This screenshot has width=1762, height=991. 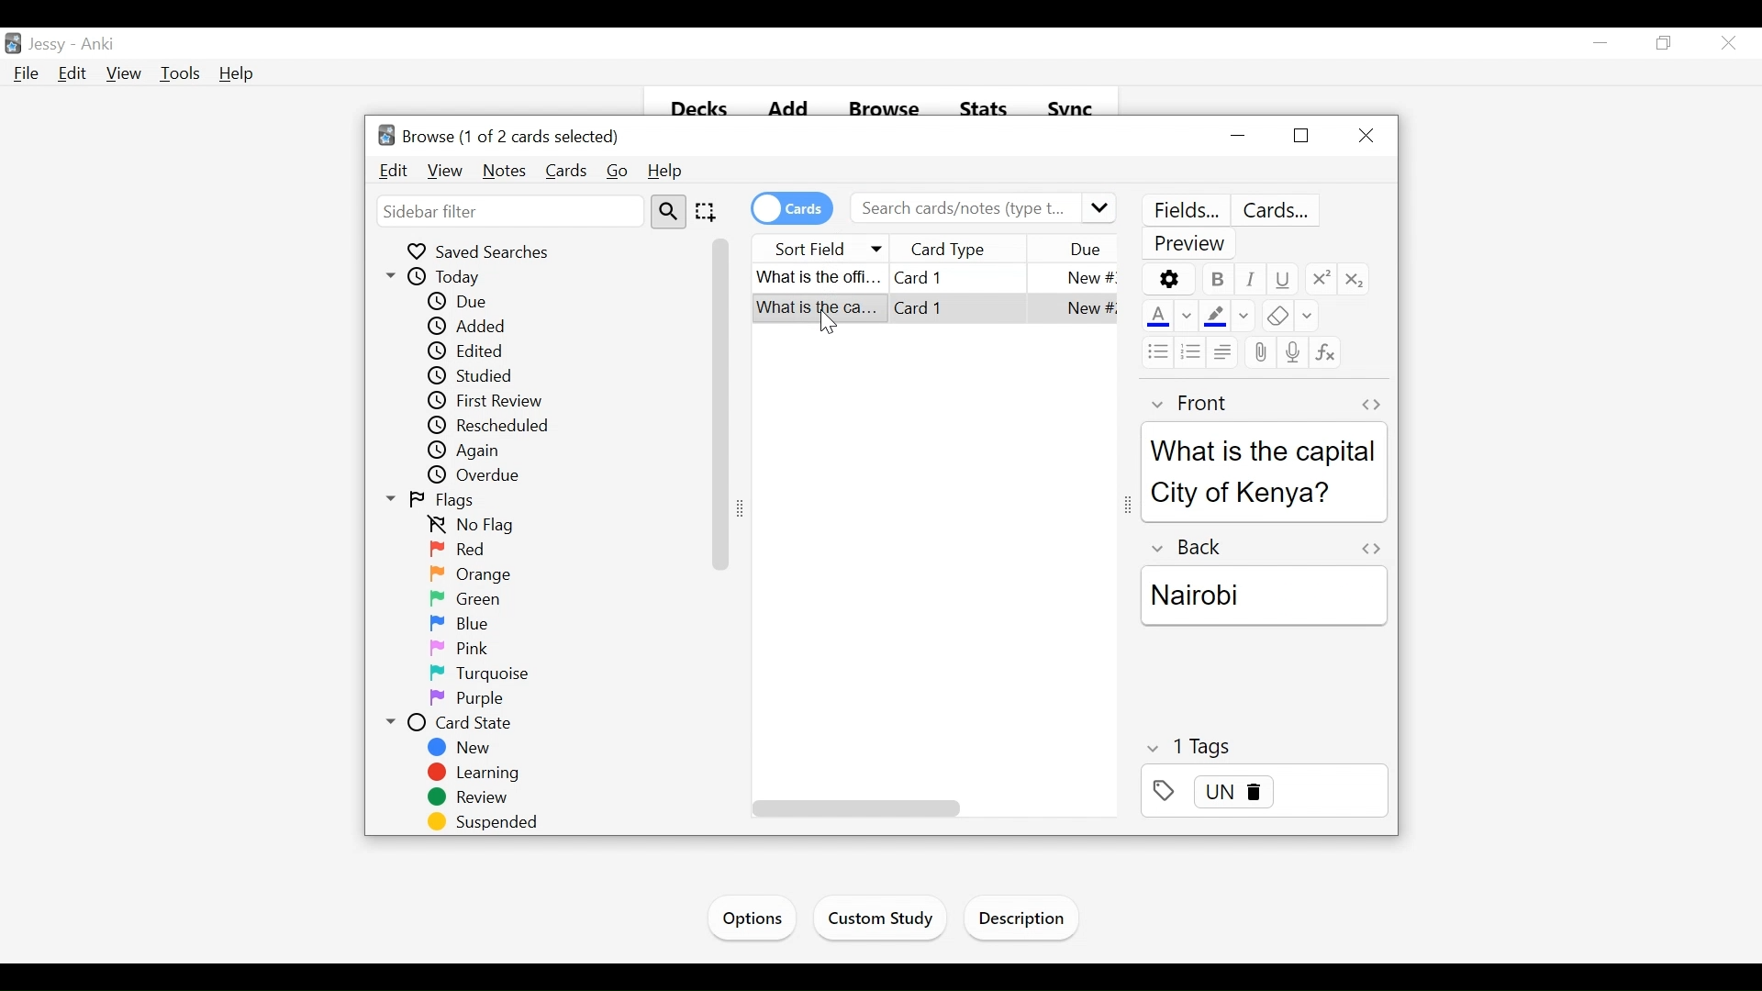 What do you see at coordinates (1265, 746) in the screenshot?
I see `T` at bounding box center [1265, 746].